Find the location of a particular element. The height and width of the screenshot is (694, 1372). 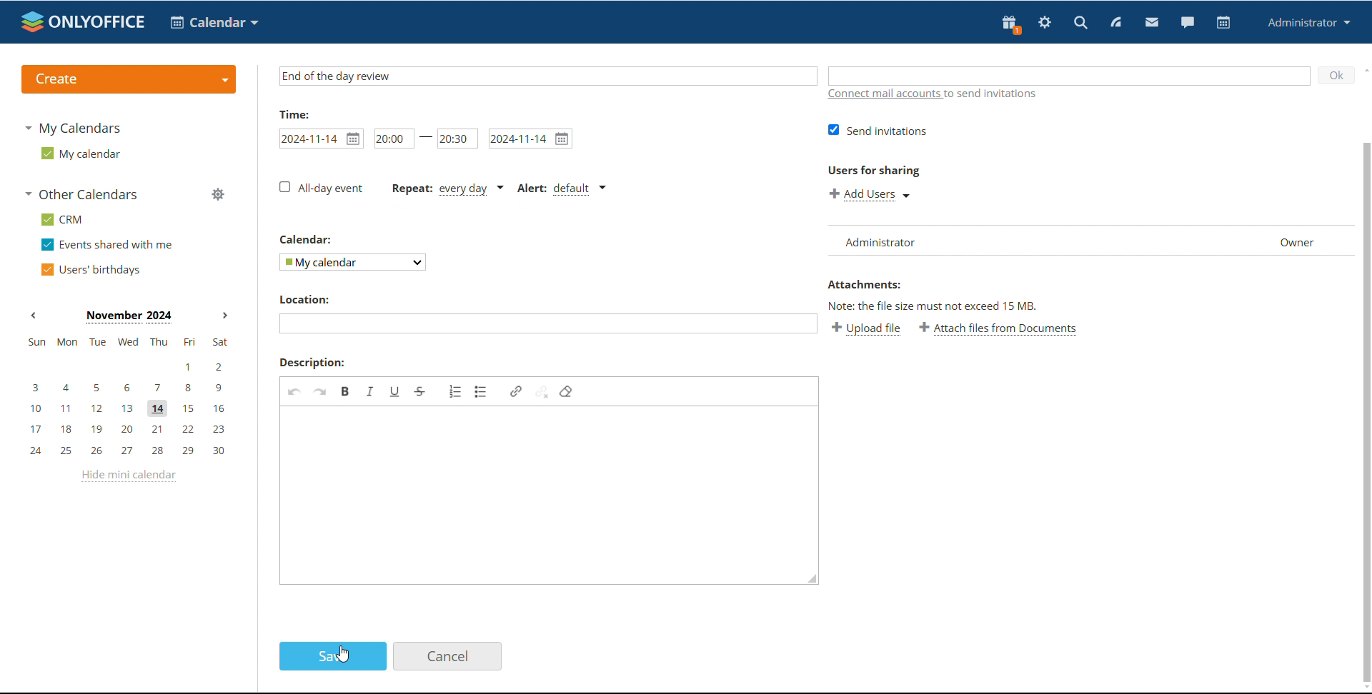

bold is located at coordinates (345, 391).